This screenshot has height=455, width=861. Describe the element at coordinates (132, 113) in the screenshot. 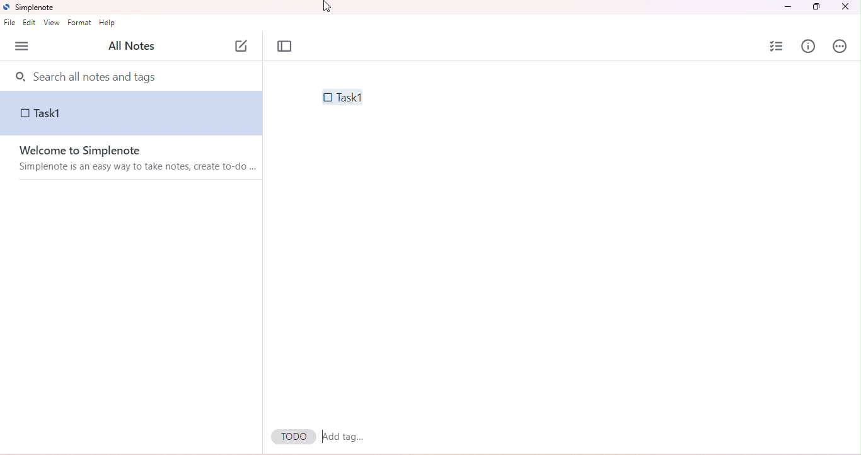

I see `note` at that location.